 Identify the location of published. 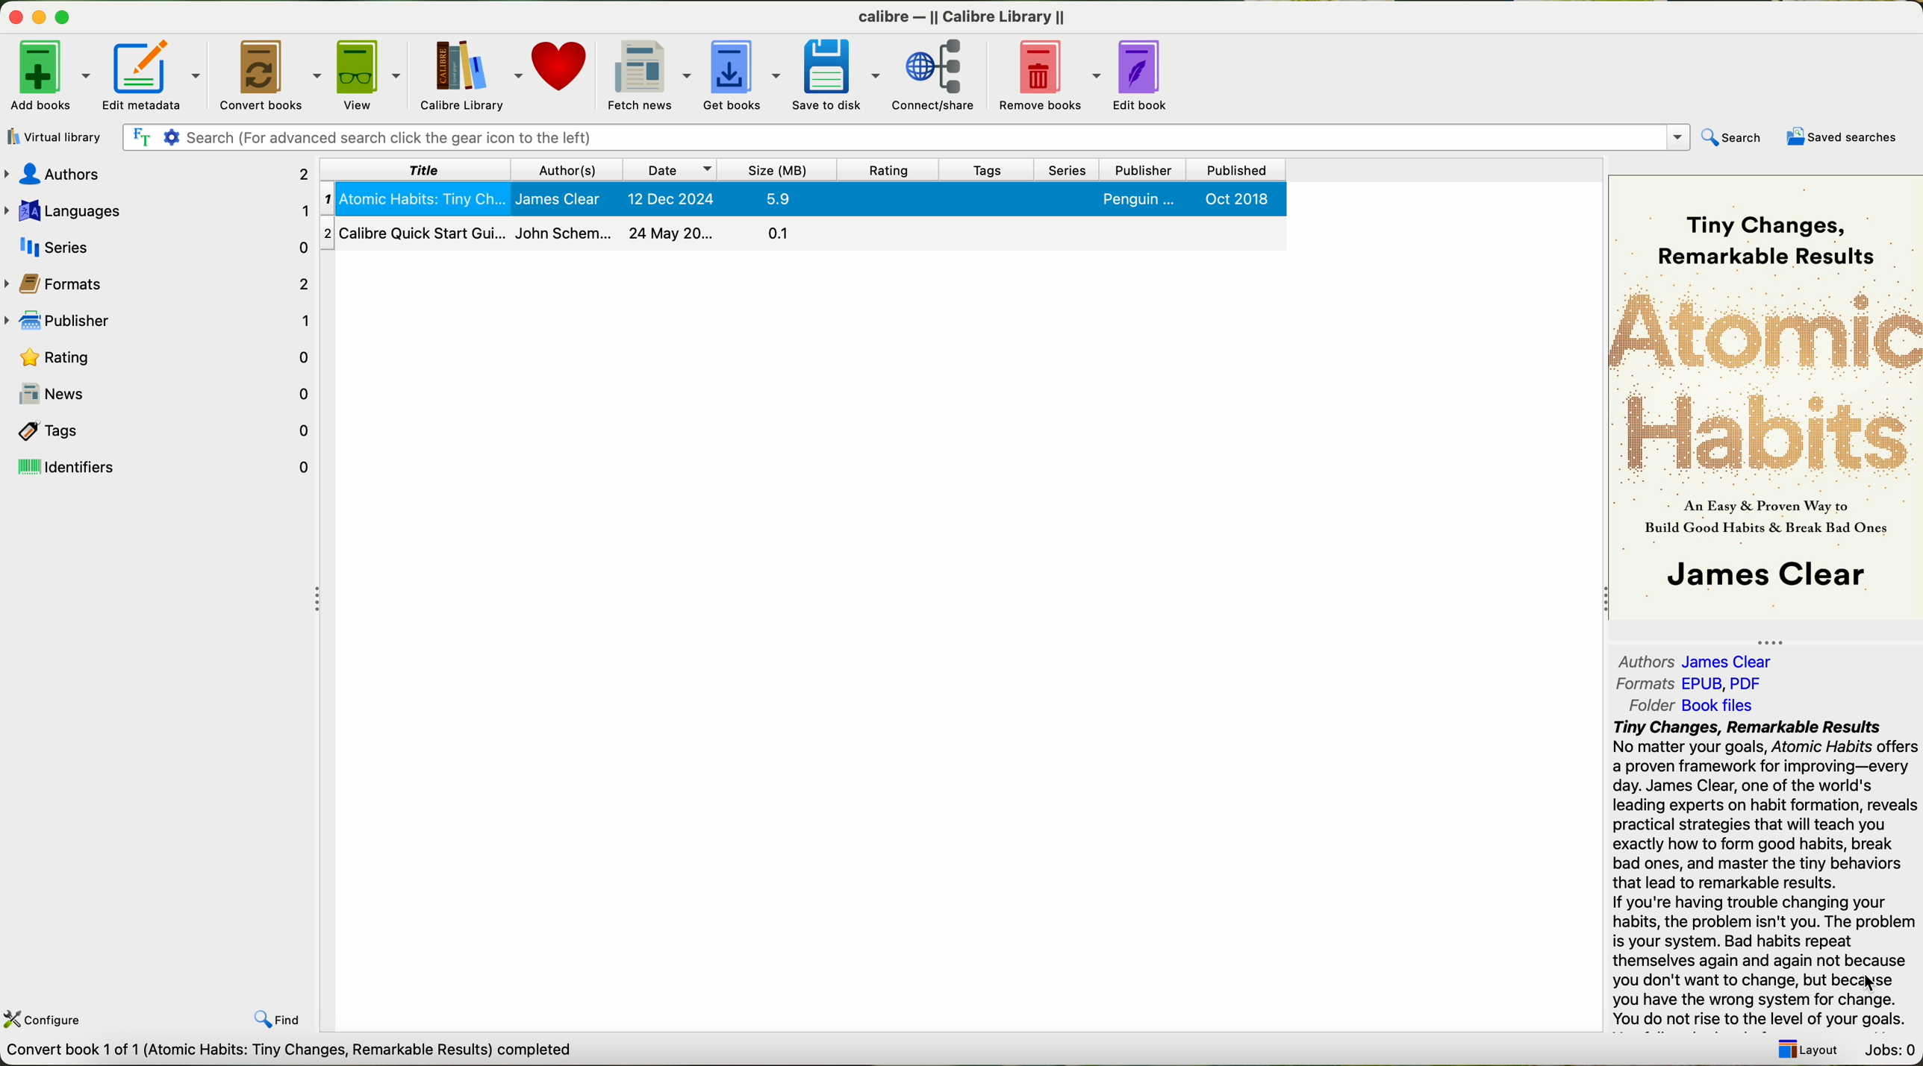
(1233, 169).